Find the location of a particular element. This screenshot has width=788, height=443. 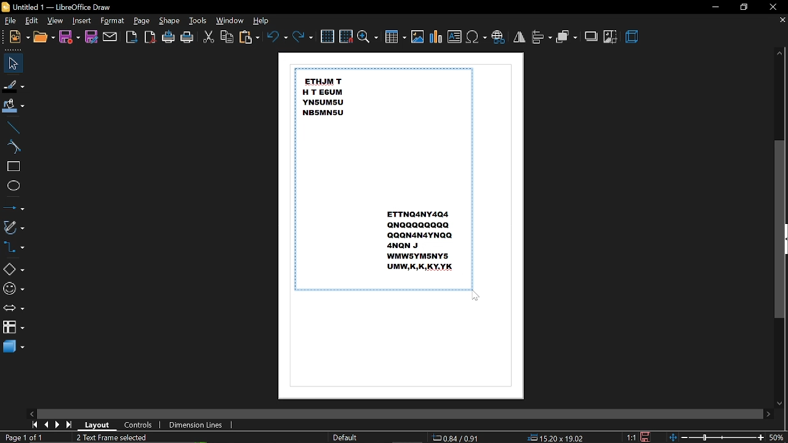

change zoom is located at coordinates (717, 438).